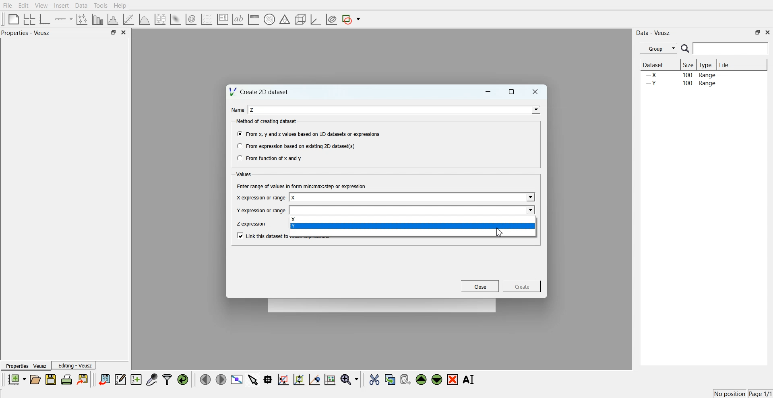 This screenshot has height=398, width=773. I want to click on Z, so click(252, 110).